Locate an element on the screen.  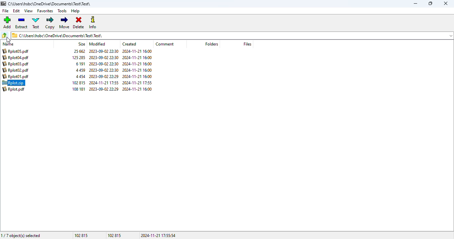
comment is located at coordinates (165, 44).